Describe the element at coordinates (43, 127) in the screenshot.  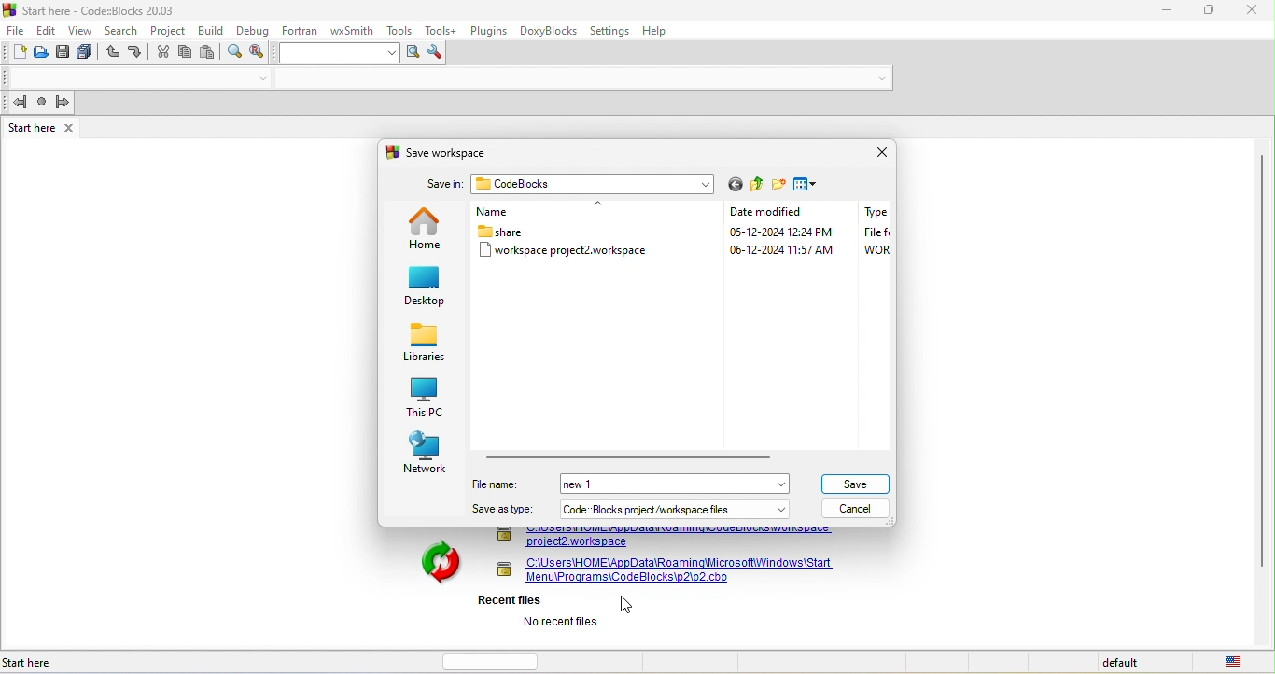
I see `start here` at that location.